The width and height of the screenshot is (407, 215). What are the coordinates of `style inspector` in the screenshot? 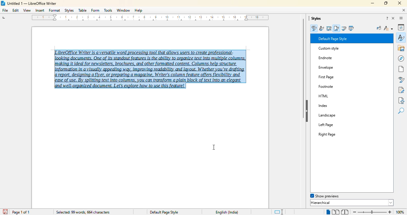 It's located at (399, 80).